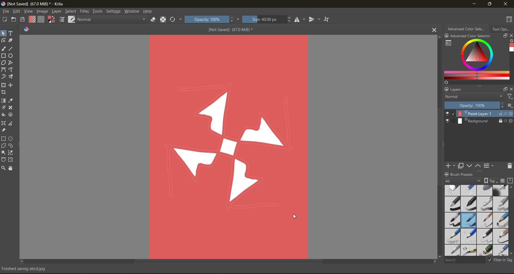  Describe the element at coordinates (3, 40) in the screenshot. I see `tools` at that location.